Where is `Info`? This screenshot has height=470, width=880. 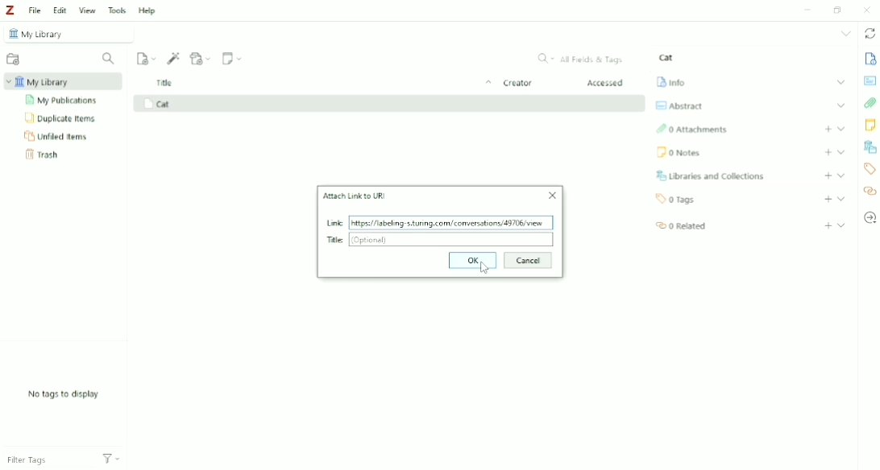
Info is located at coordinates (870, 58).